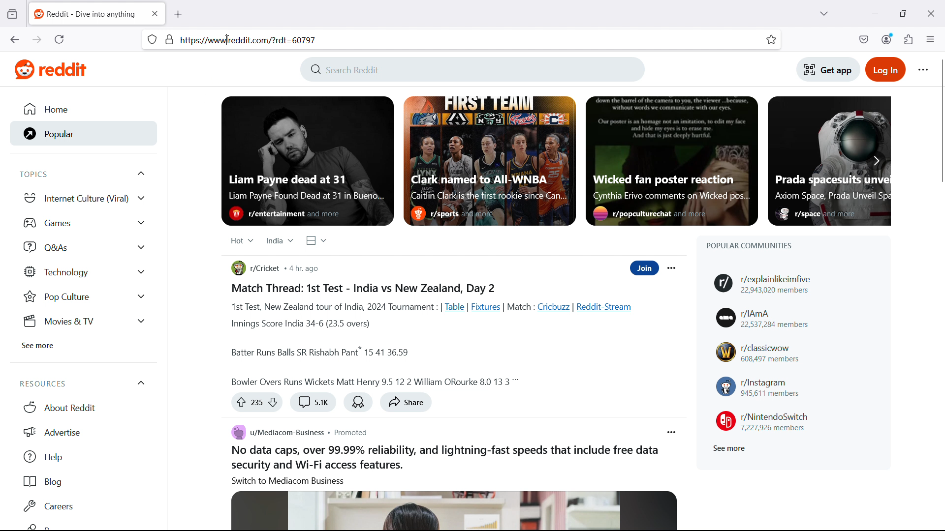 The image size is (945, 531). I want to click on Select region, so click(279, 240).